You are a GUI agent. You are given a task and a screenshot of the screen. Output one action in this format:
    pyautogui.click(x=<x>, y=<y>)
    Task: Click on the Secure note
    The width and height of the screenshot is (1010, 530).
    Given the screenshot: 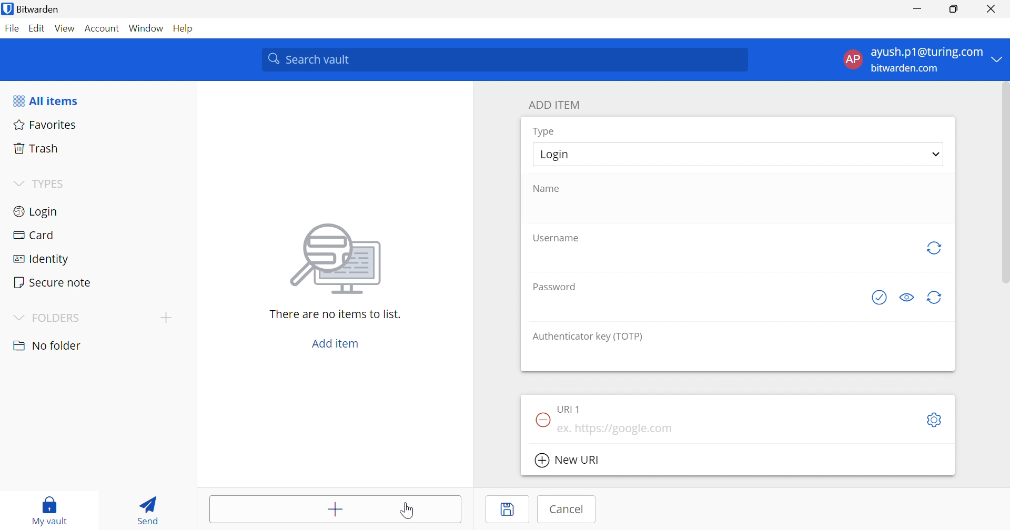 What is the action you would take?
    pyautogui.click(x=53, y=281)
    